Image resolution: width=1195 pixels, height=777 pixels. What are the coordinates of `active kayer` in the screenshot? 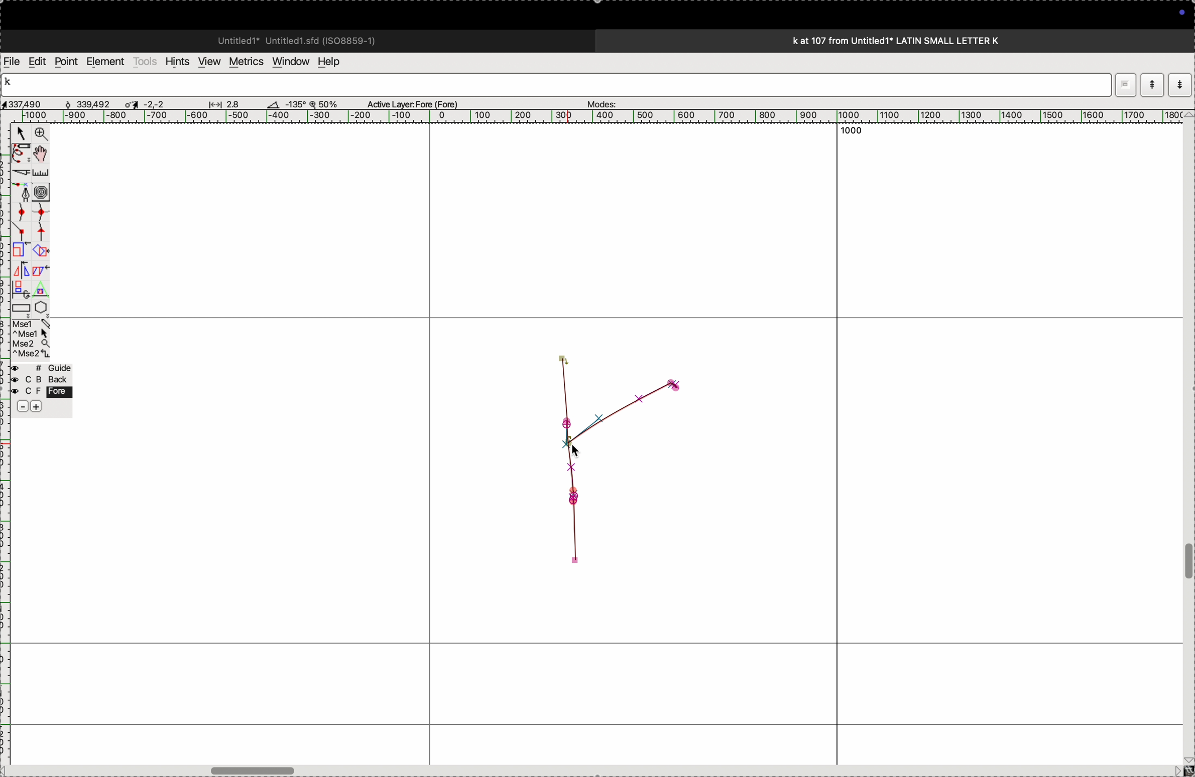 It's located at (419, 103).